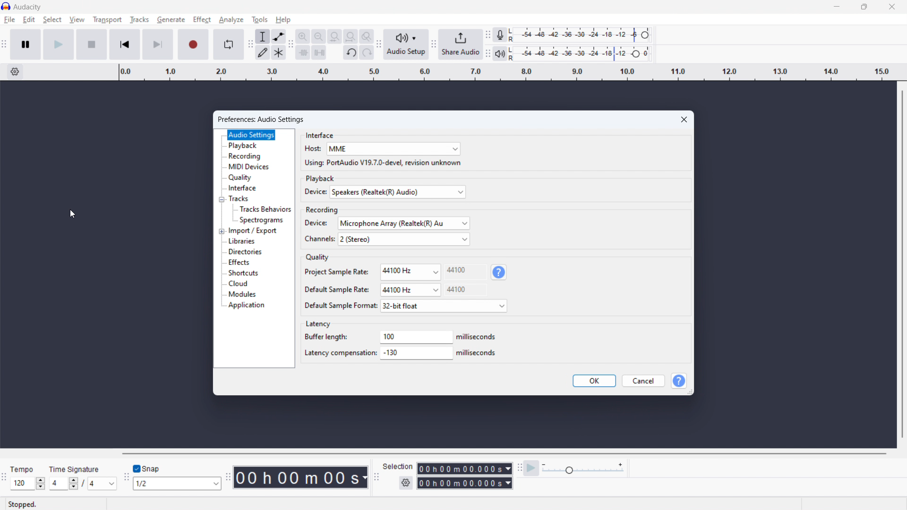 This screenshot has height=510, width=907. Describe the element at coordinates (263, 36) in the screenshot. I see `selection tool` at that location.